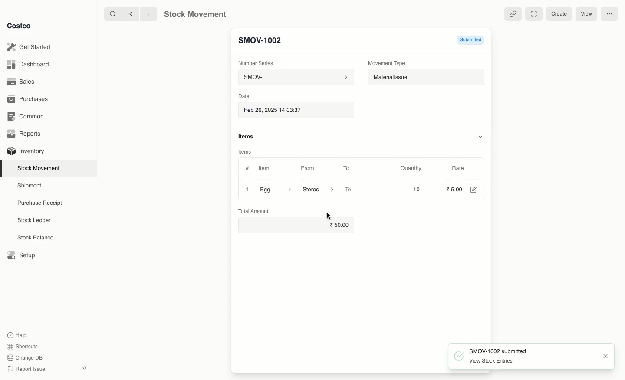 This screenshot has width=625, height=380. Describe the element at coordinates (36, 238) in the screenshot. I see `Stock Balance` at that location.